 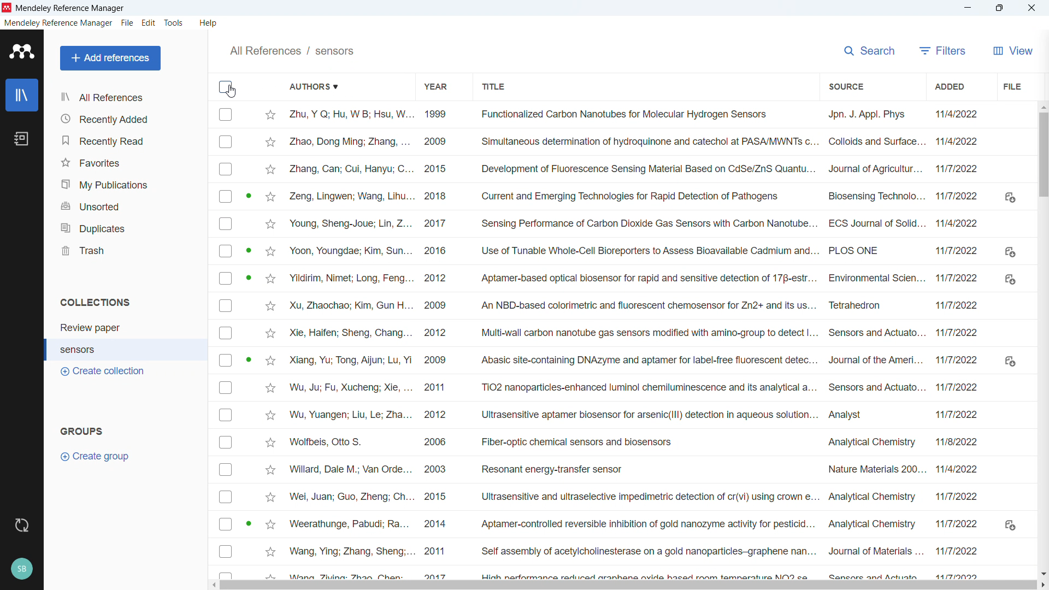 What do you see at coordinates (22, 95) in the screenshot?
I see `library` at bounding box center [22, 95].